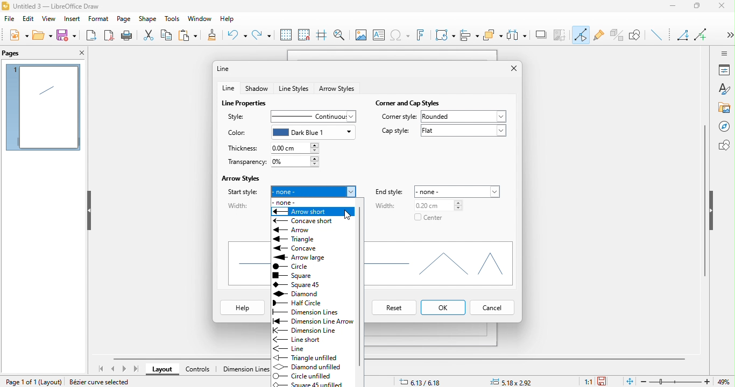  What do you see at coordinates (724, 145) in the screenshot?
I see `shapes` at bounding box center [724, 145].